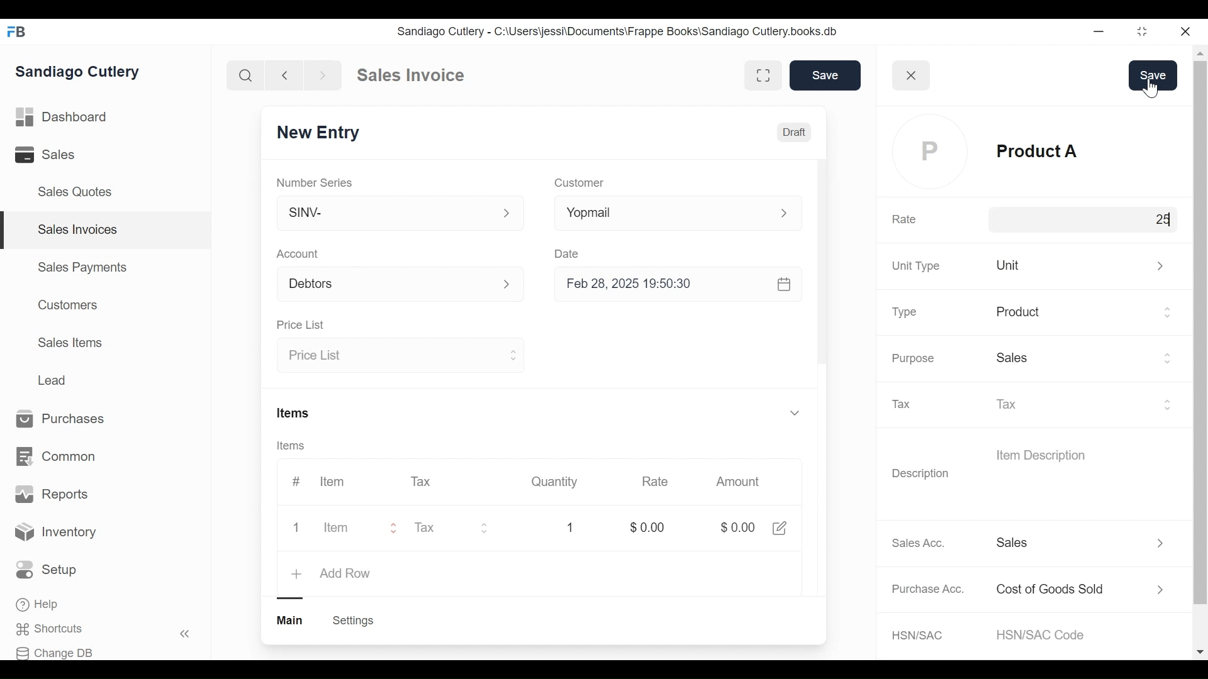 This screenshot has height=679, width=1208. Describe the element at coordinates (1085, 403) in the screenshot. I see `Tax` at that location.